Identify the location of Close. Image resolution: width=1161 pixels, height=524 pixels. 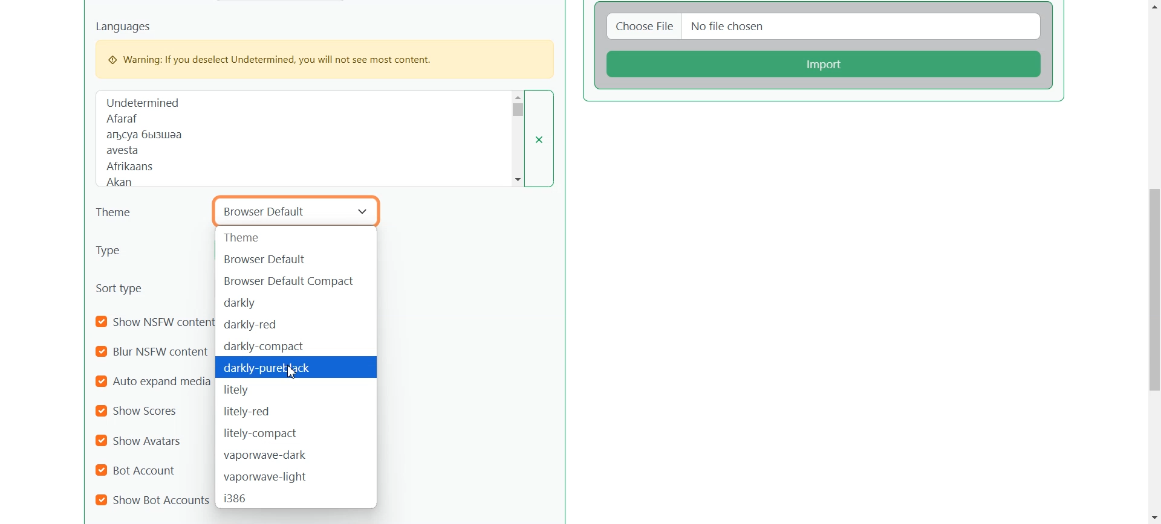
(546, 138).